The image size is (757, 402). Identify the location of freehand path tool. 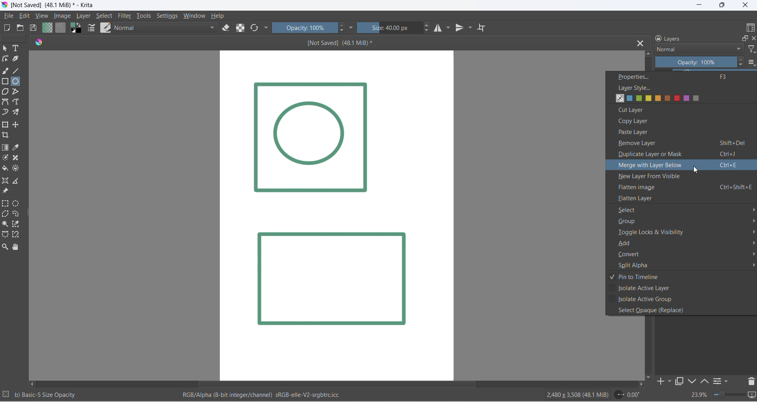
(19, 102).